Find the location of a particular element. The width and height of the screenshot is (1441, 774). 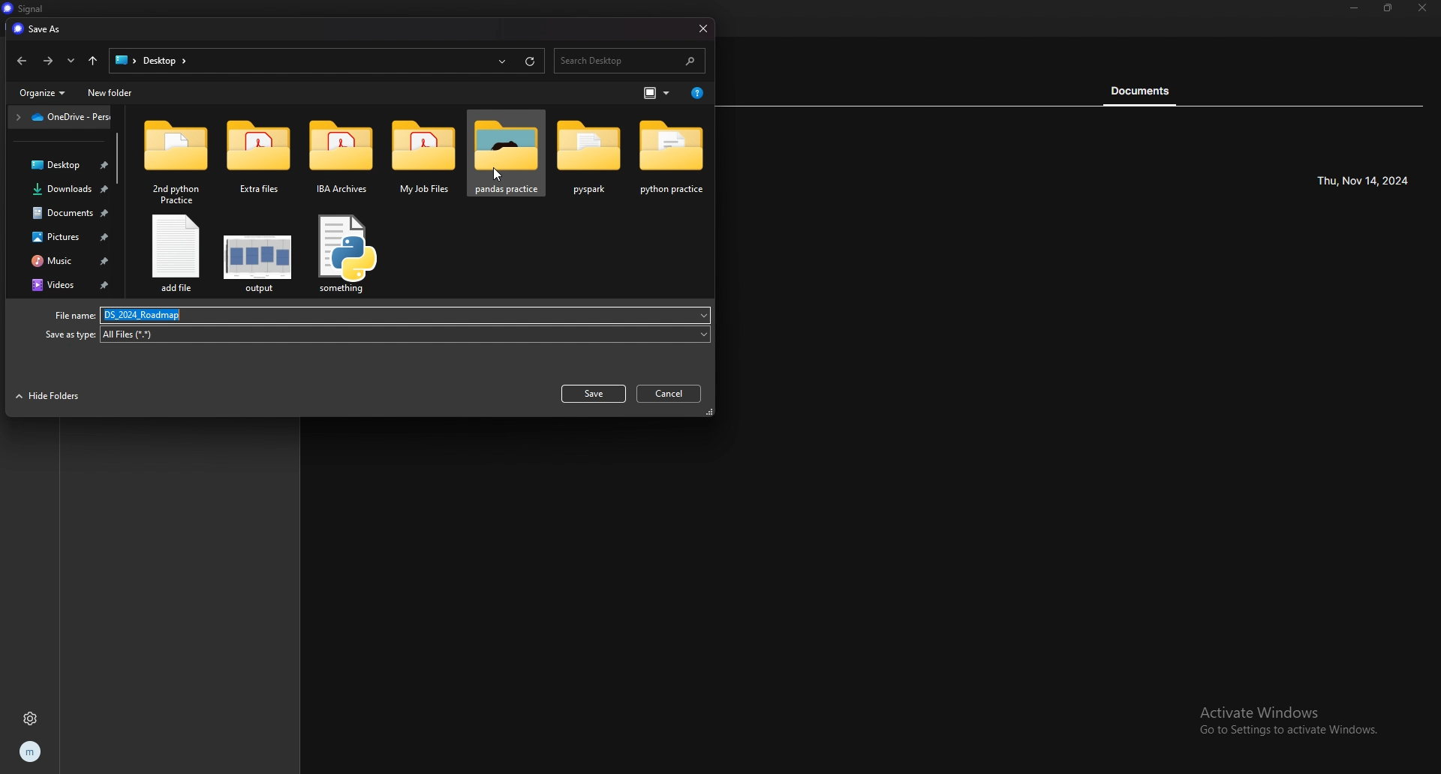

cursor is located at coordinates (495, 179).